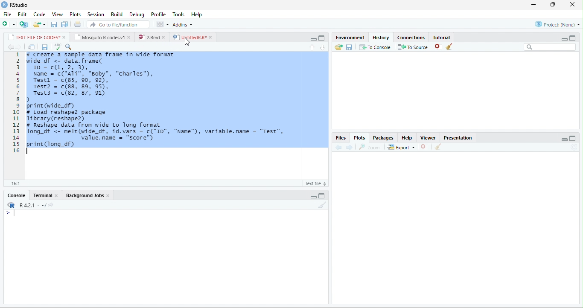 Image resolution: width=583 pixels, height=308 pixels. What do you see at coordinates (574, 147) in the screenshot?
I see `refresh` at bounding box center [574, 147].